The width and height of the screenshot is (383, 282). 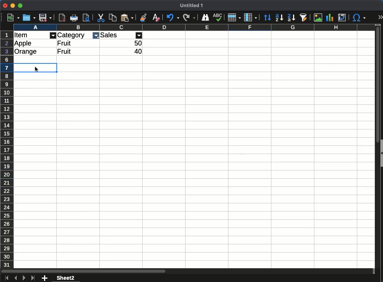 I want to click on print, so click(x=86, y=17).